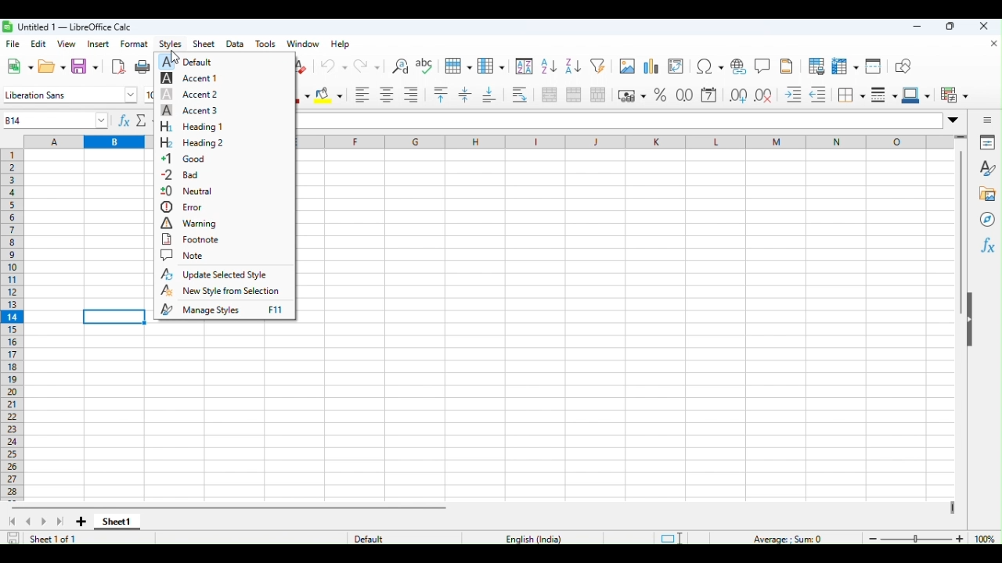  I want to click on Fx, so click(987, 245).